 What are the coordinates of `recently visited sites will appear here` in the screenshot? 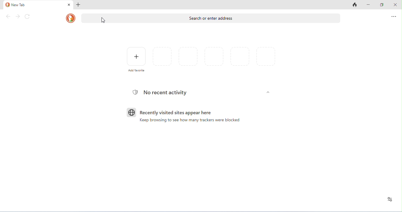 It's located at (176, 113).